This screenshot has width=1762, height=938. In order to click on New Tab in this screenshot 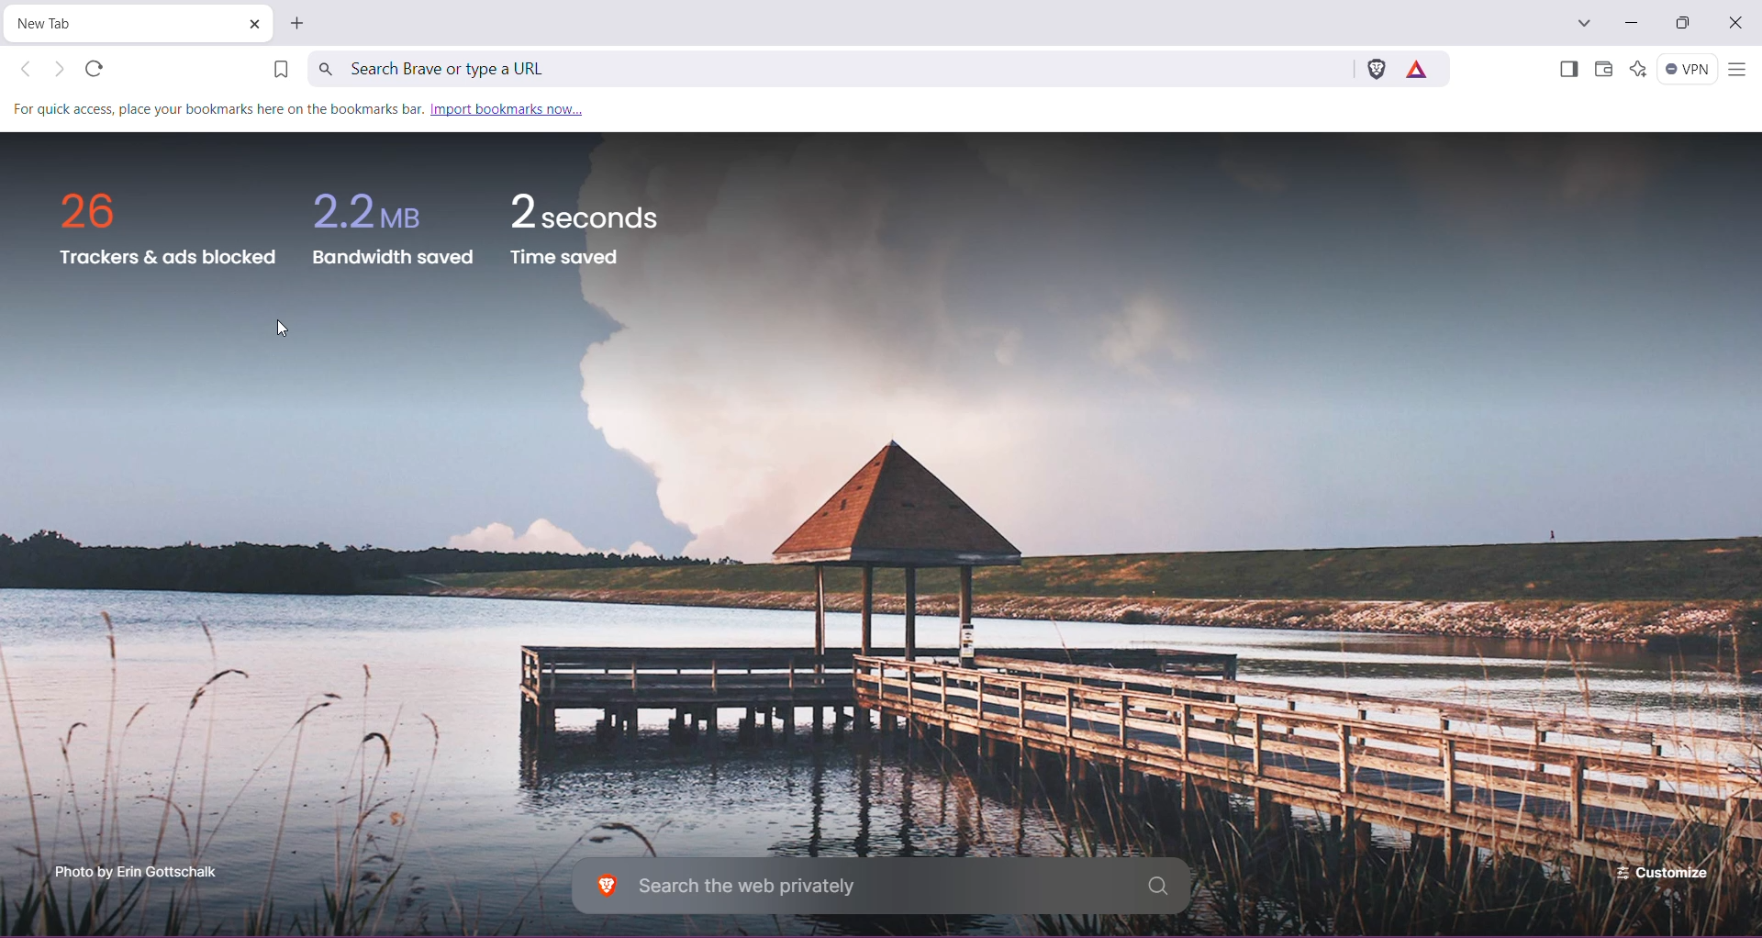, I will do `click(298, 24)`.